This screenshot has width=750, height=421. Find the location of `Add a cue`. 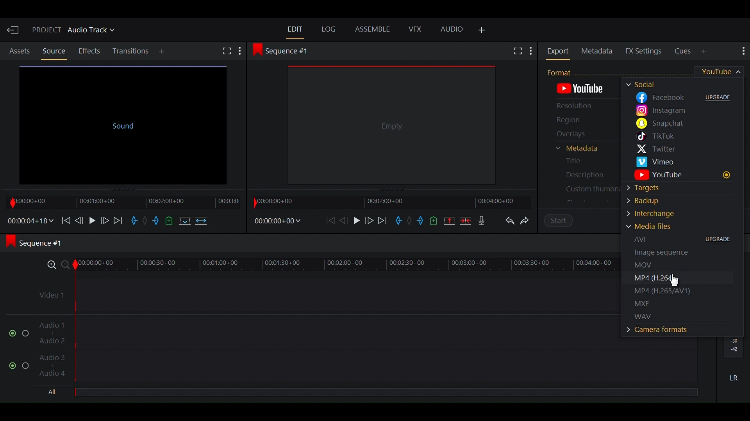

Add a cue is located at coordinates (435, 220).